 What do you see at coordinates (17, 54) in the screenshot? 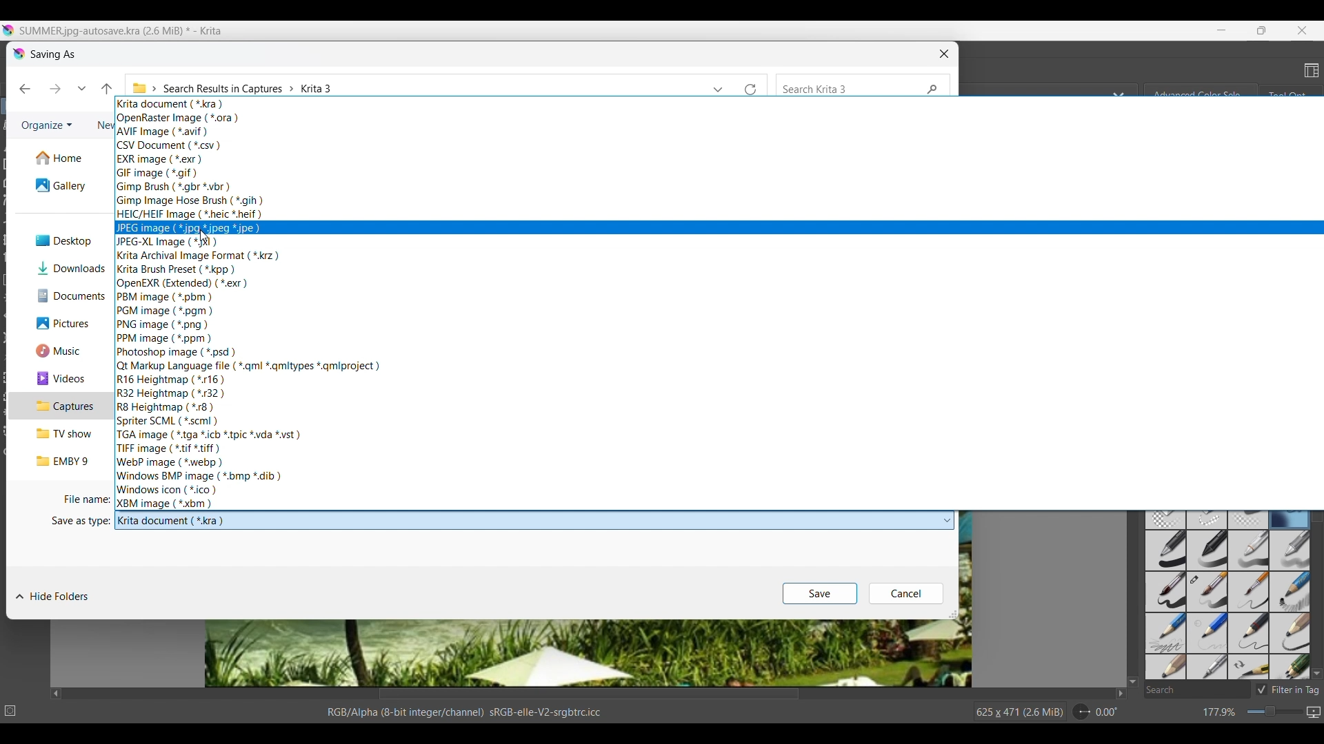
I see `Software logo` at bounding box center [17, 54].